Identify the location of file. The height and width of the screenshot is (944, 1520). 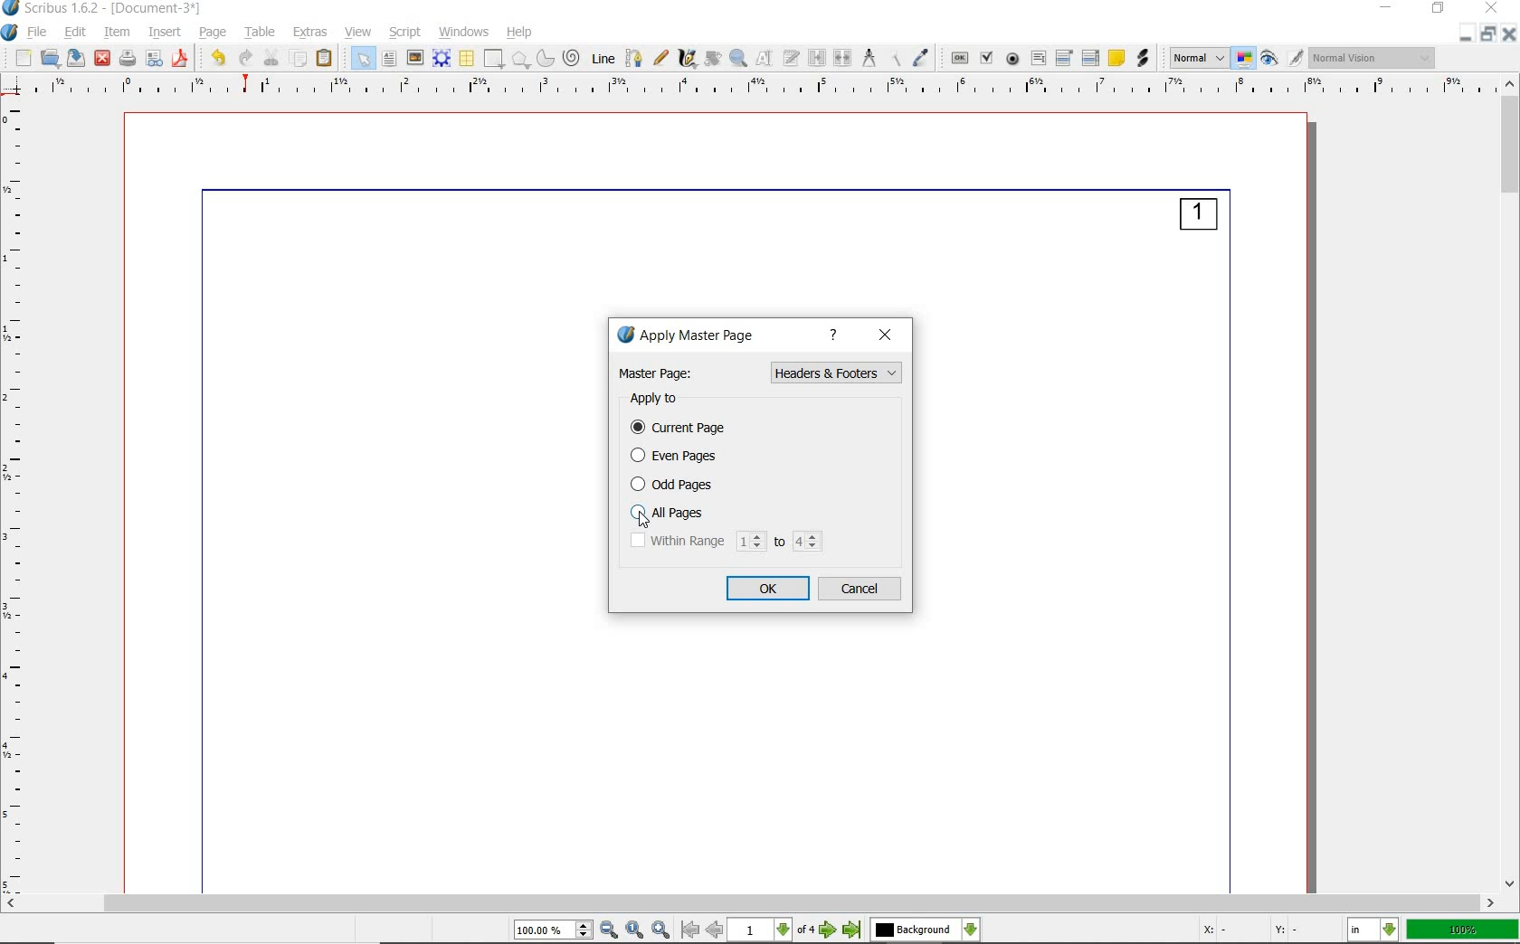
(39, 33).